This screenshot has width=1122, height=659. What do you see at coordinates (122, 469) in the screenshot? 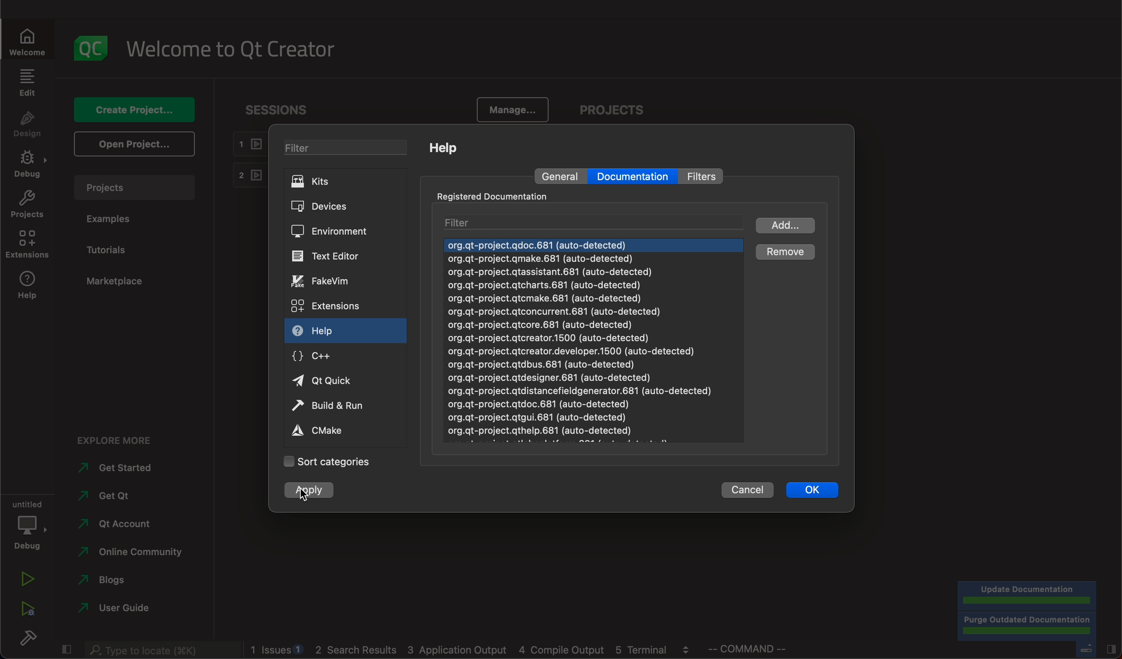
I see `started` at bounding box center [122, 469].